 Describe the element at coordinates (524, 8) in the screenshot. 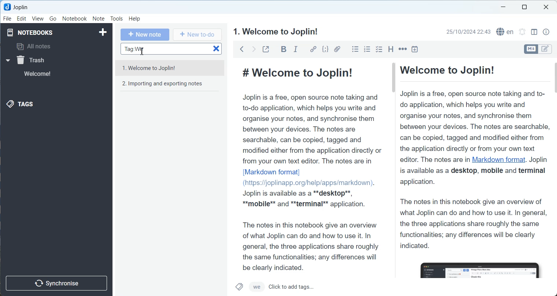

I see `Maximize` at that location.